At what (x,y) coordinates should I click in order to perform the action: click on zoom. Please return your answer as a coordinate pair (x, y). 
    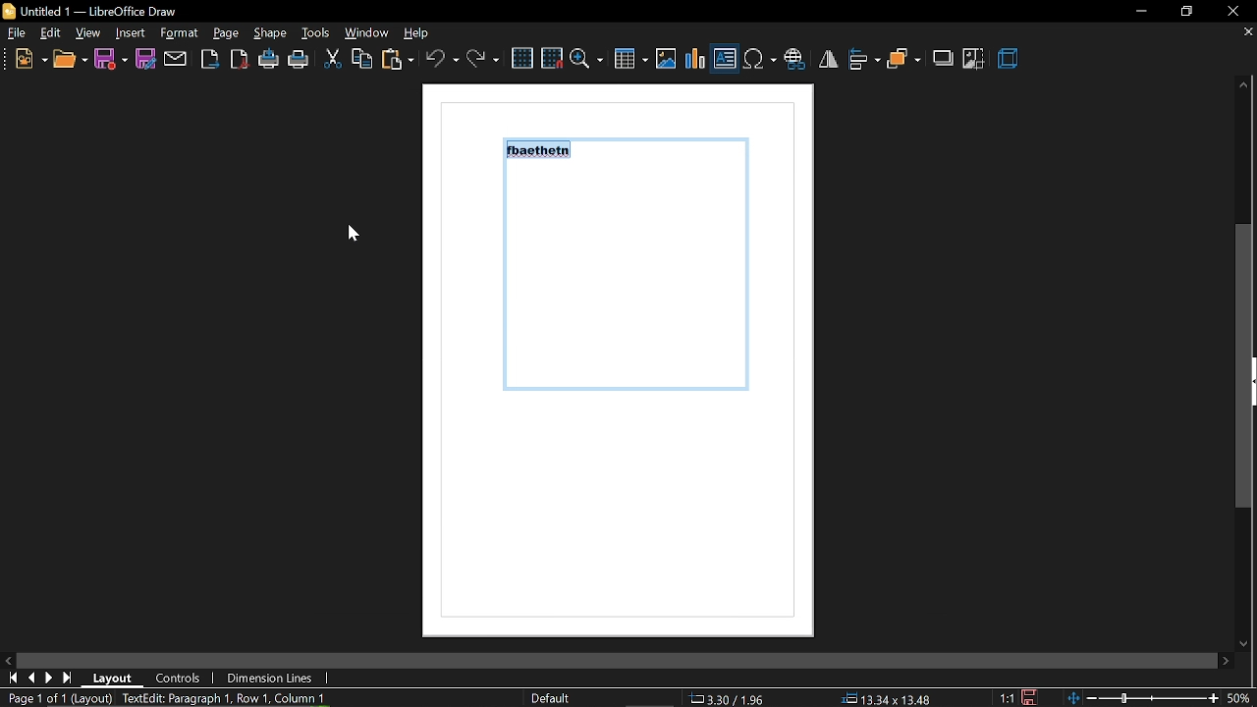
    Looking at the image, I should click on (587, 58).